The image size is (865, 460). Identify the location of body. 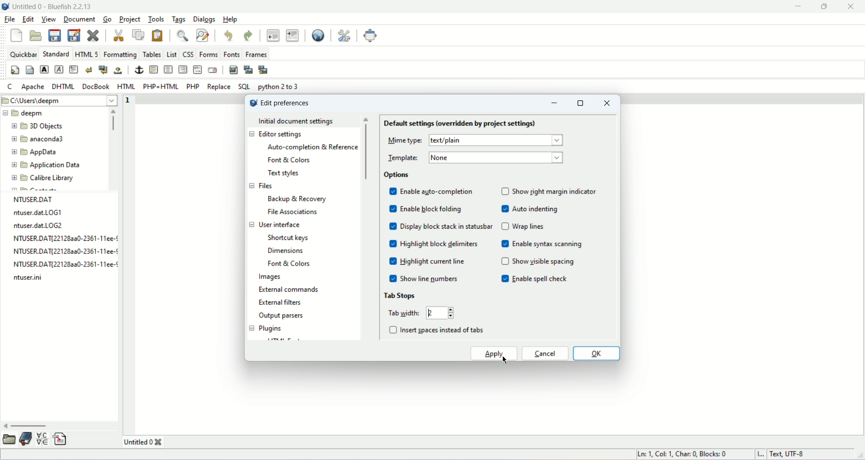
(30, 69).